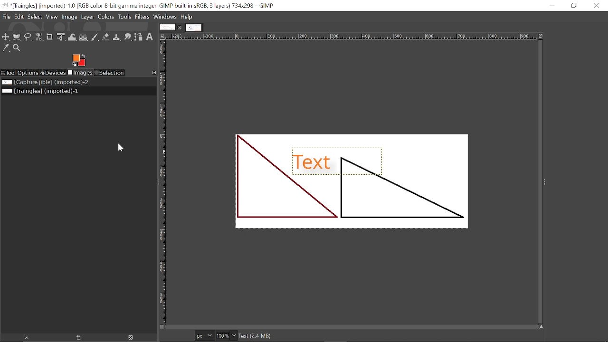 The image size is (608, 342). Describe the element at coordinates (575, 6) in the screenshot. I see `Restore down` at that location.